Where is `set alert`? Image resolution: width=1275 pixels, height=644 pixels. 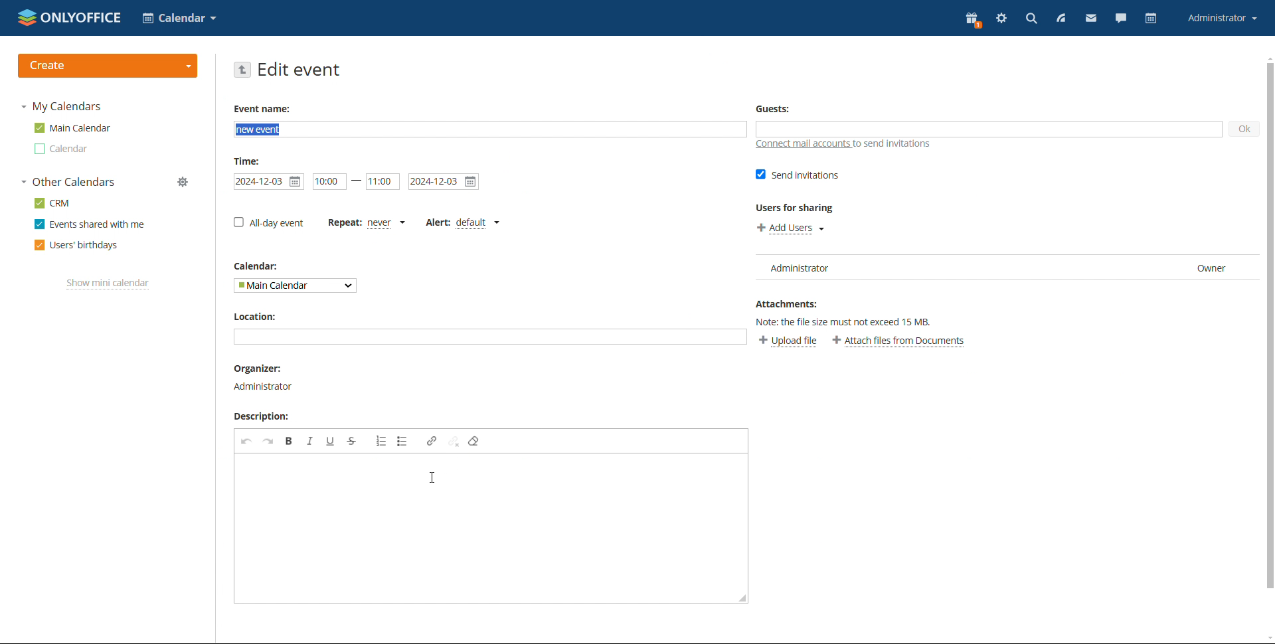 set alert is located at coordinates (462, 224).